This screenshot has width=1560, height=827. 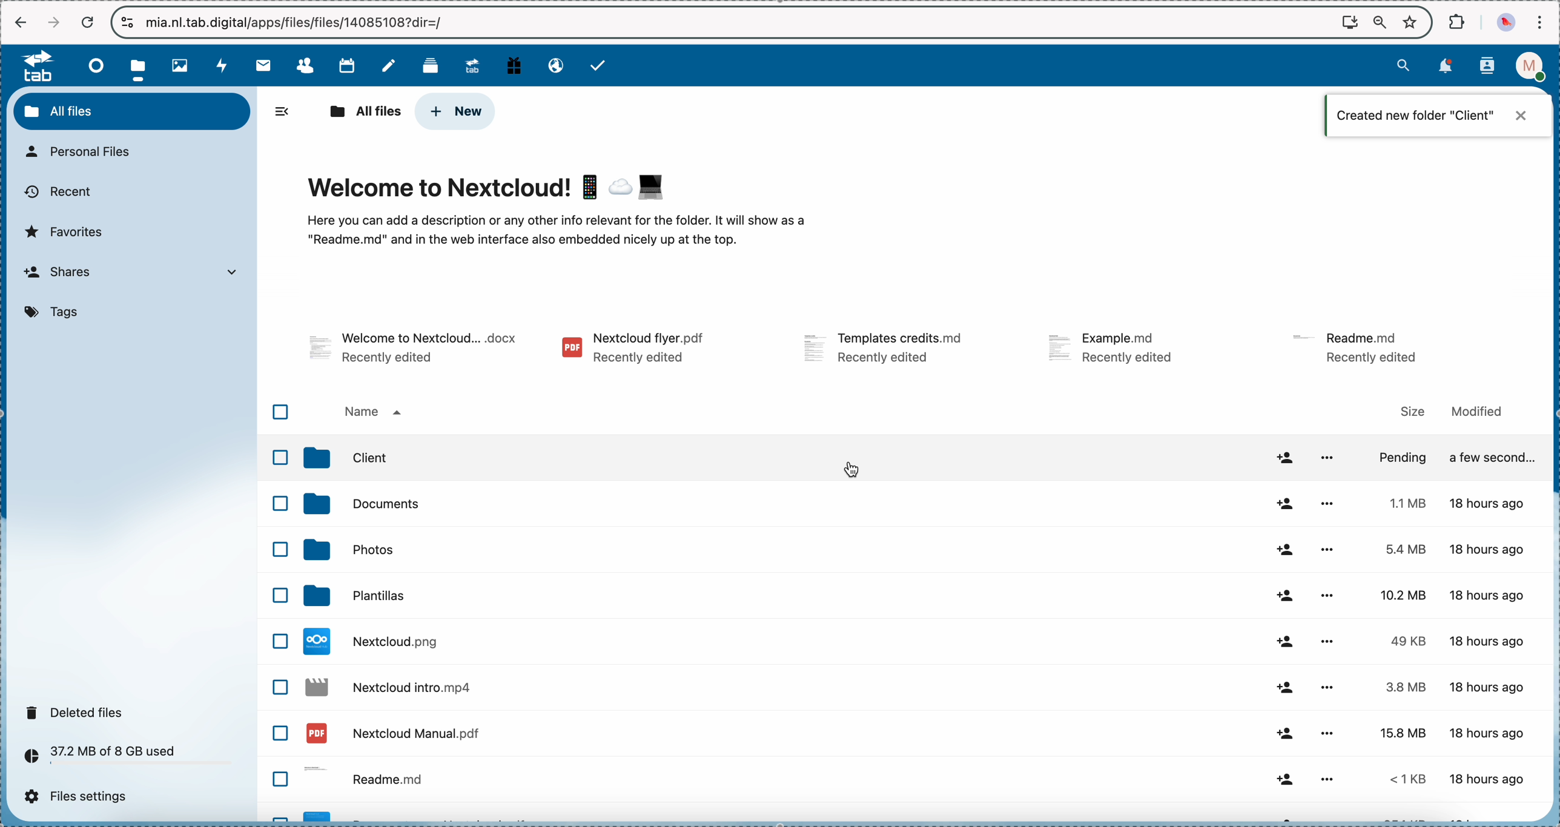 I want to click on more options, so click(x=1330, y=778).